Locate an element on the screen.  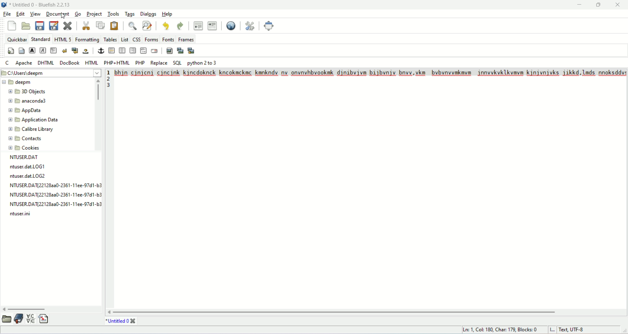
3D object is located at coordinates (28, 91).